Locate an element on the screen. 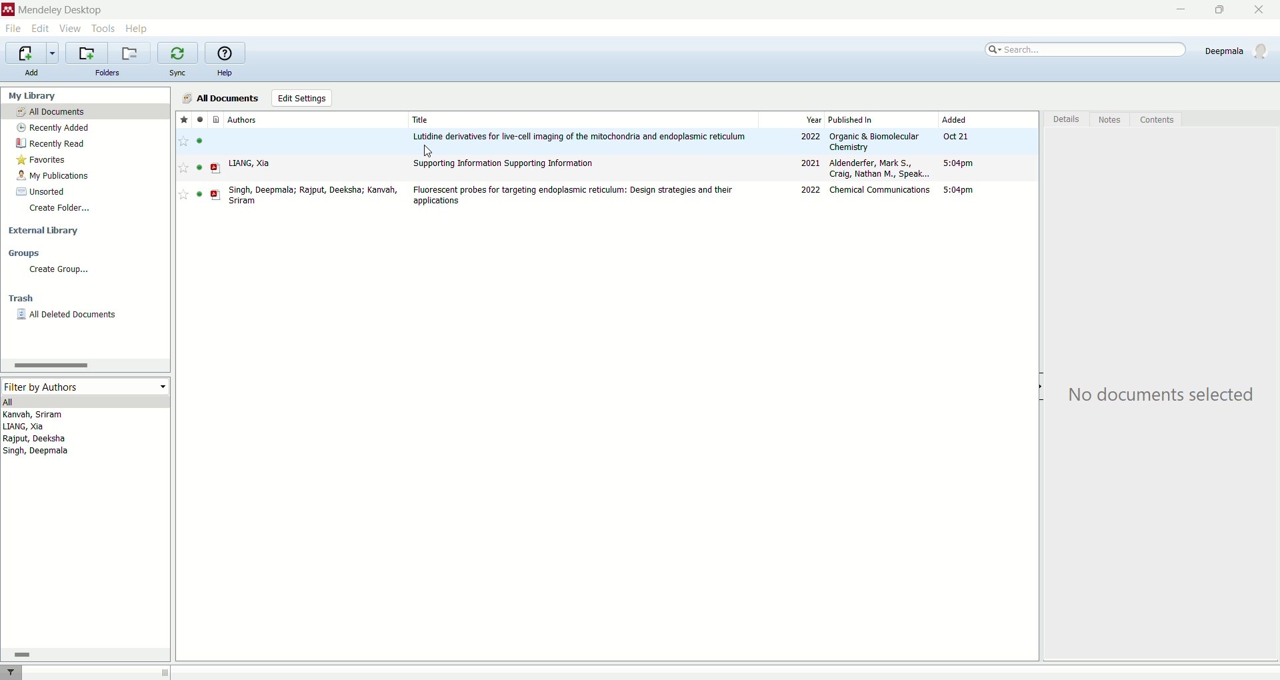  5:04pm is located at coordinates (961, 165).